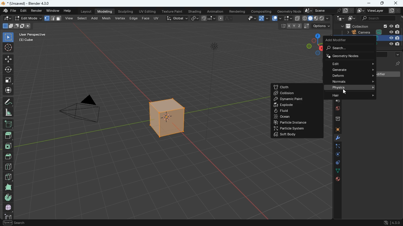  What do you see at coordinates (335, 155) in the screenshot?
I see `rotation` at bounding box center [335, 155].